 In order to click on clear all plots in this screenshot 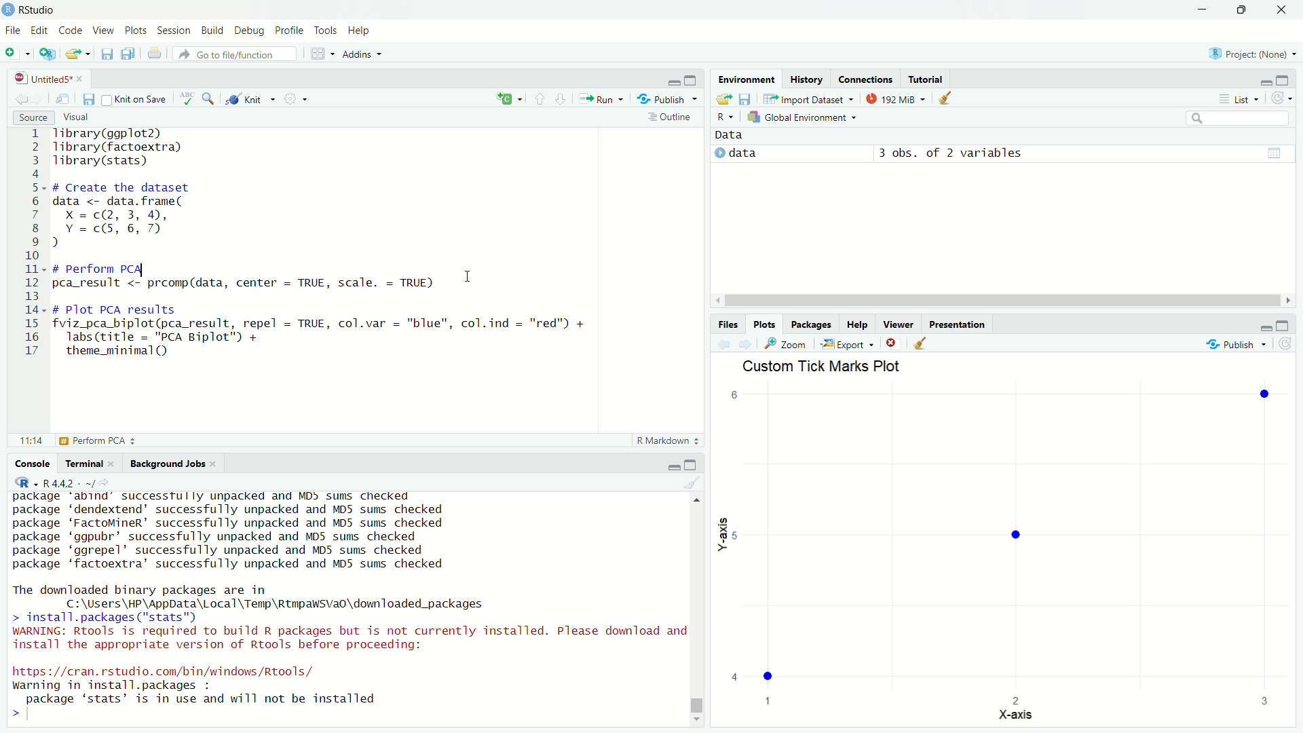, I will do `click(921, 343)`.